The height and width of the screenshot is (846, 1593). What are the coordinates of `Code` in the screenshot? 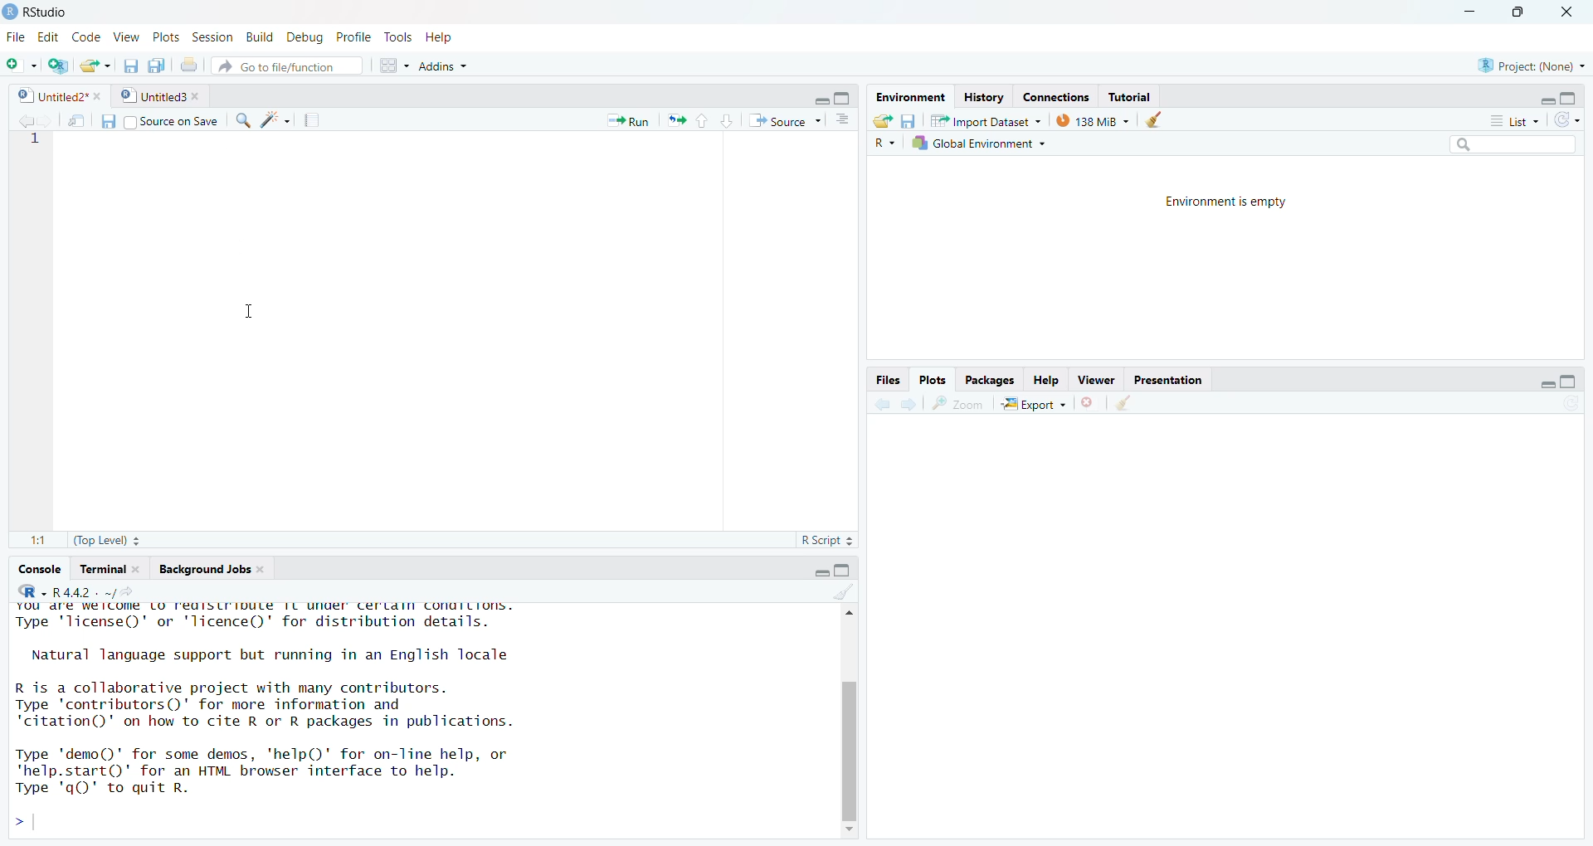 It's located at (85, 36).